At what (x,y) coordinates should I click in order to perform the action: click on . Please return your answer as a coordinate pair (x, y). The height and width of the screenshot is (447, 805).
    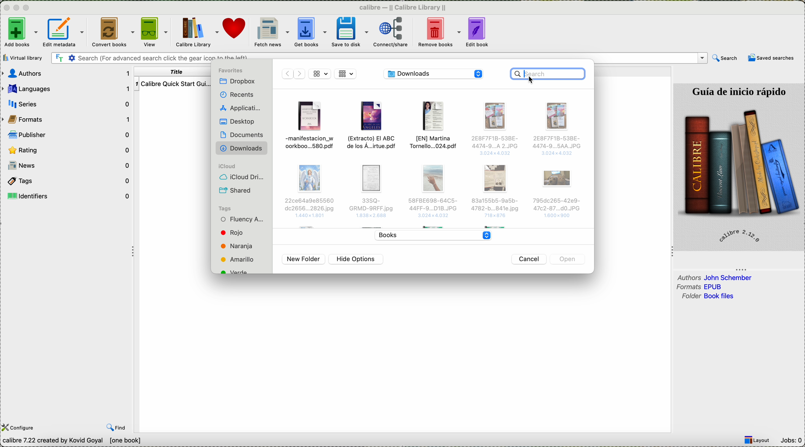
    Looking at the image, I should click on (372, 191).